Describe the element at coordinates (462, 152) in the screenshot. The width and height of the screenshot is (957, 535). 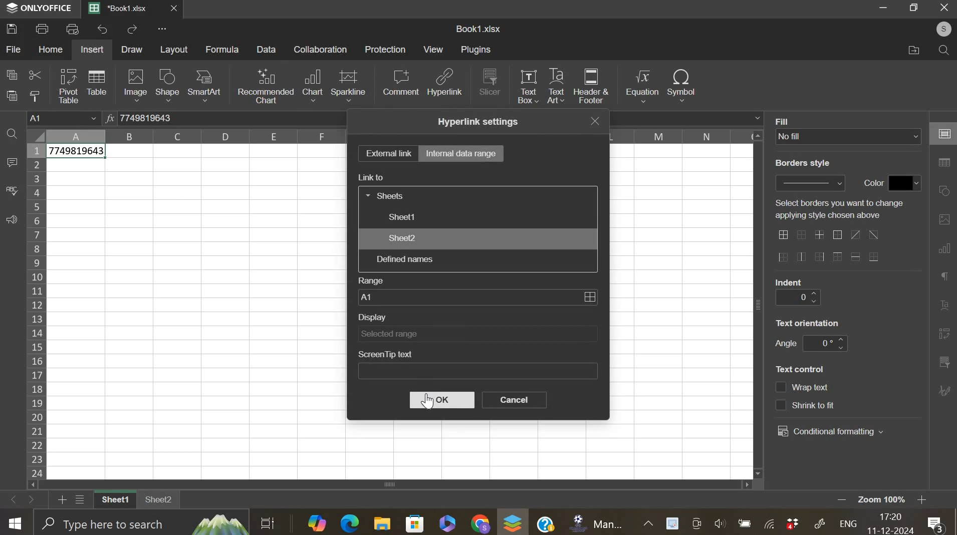
I see `internal data range` at that location.